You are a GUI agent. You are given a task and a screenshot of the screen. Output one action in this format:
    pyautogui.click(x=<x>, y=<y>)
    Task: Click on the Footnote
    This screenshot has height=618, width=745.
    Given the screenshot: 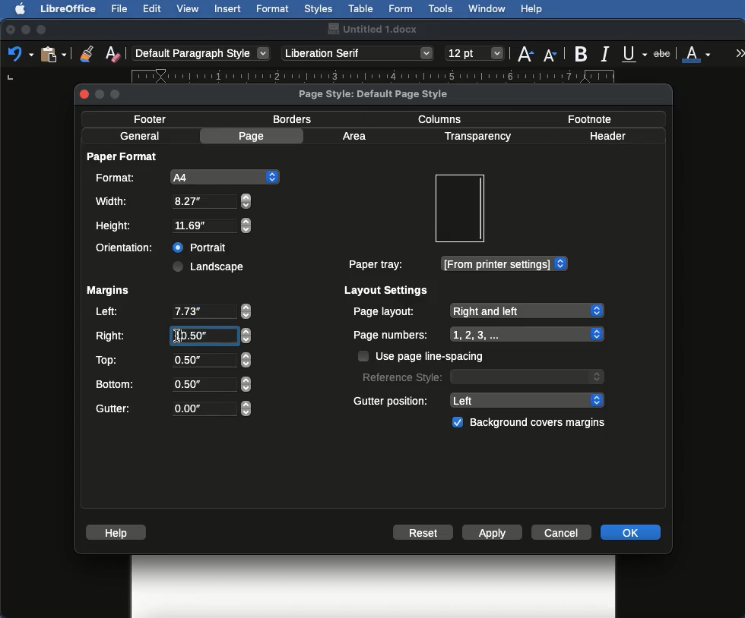 What is the action you would take?
    pyautogui.click(x=588, y=118)
    